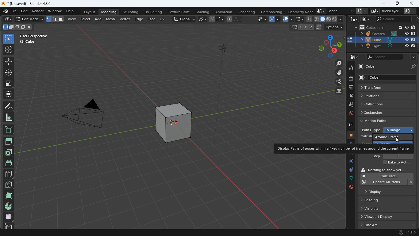 This screenshot has height=236, width=419. What do you see at coordinates (139, 19) in the screenshot?
I see `edge` at bounding box center [139, 19].